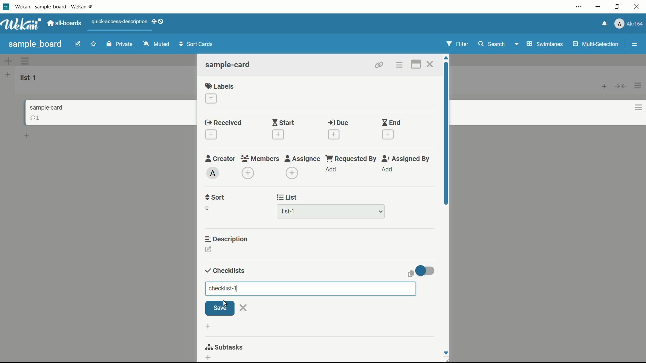 This screenshot has height=363, width=646. Describe the element at coordinates (492, 43) in the screenshot. I see `search` at that location.